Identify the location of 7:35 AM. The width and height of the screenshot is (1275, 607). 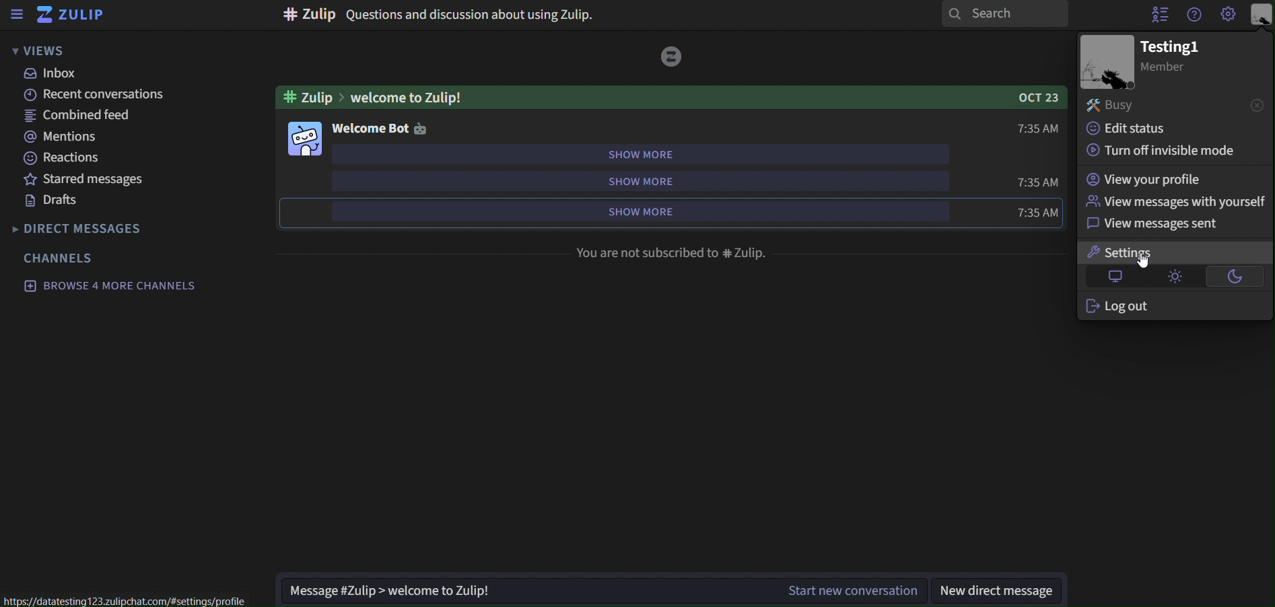
(1030, 213).